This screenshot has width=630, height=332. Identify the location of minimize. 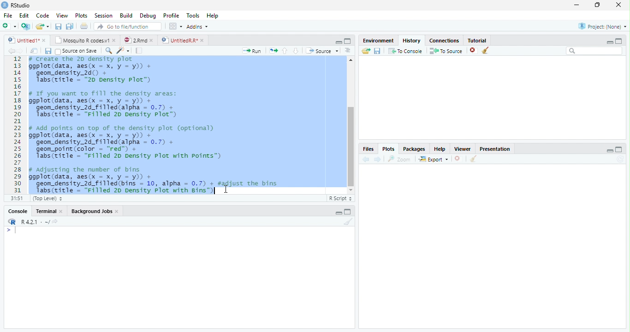
(608, 42).